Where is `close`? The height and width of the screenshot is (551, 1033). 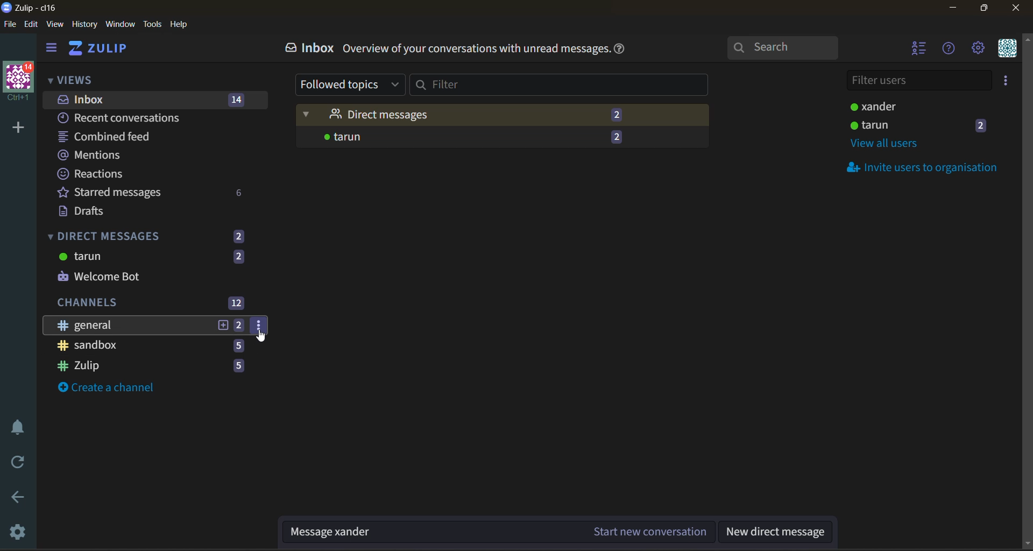
close is located at coordinates (1018, 10).